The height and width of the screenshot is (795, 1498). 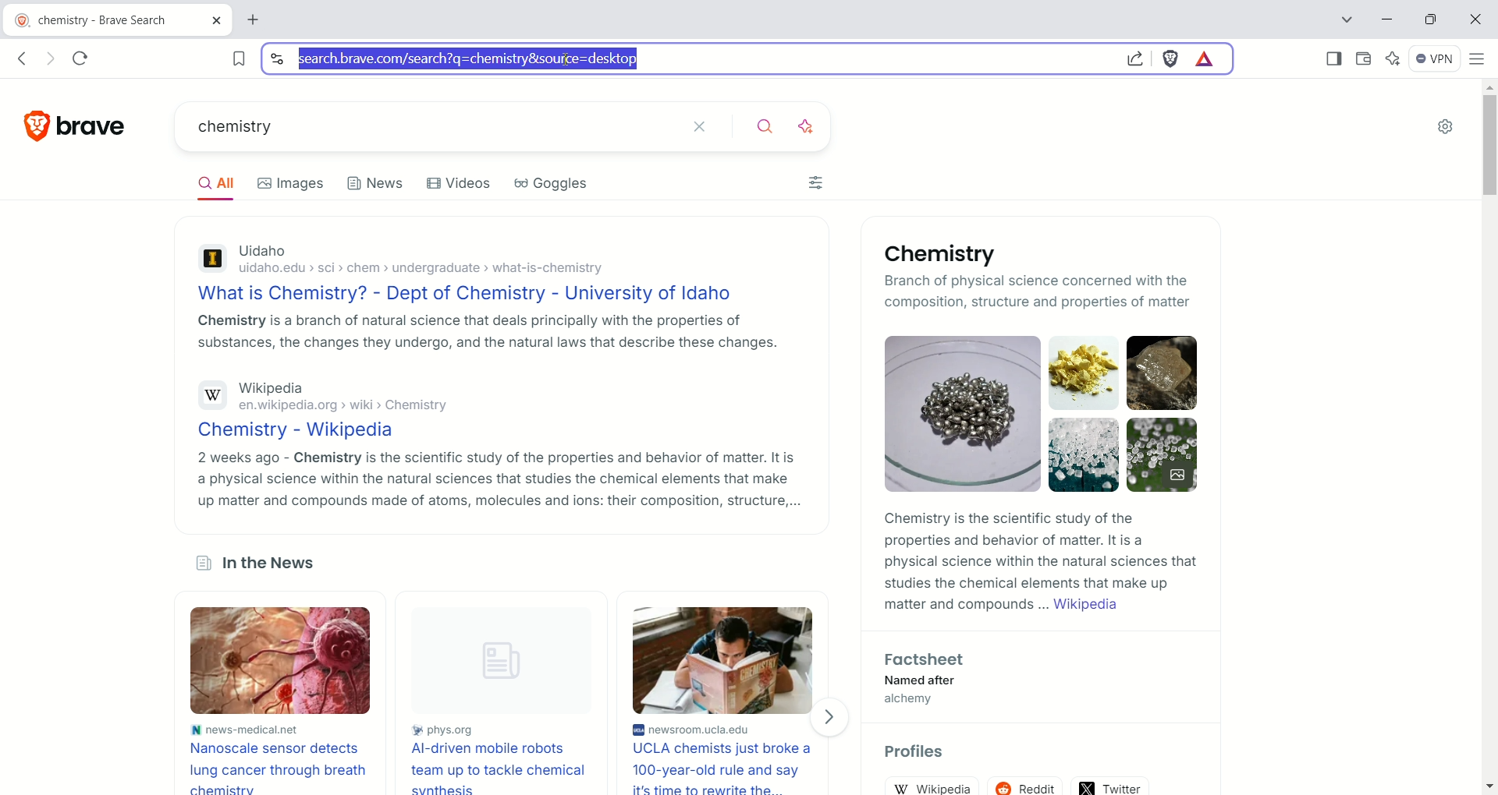 I want to click on Brave schields, so click(x=1172, y=60).